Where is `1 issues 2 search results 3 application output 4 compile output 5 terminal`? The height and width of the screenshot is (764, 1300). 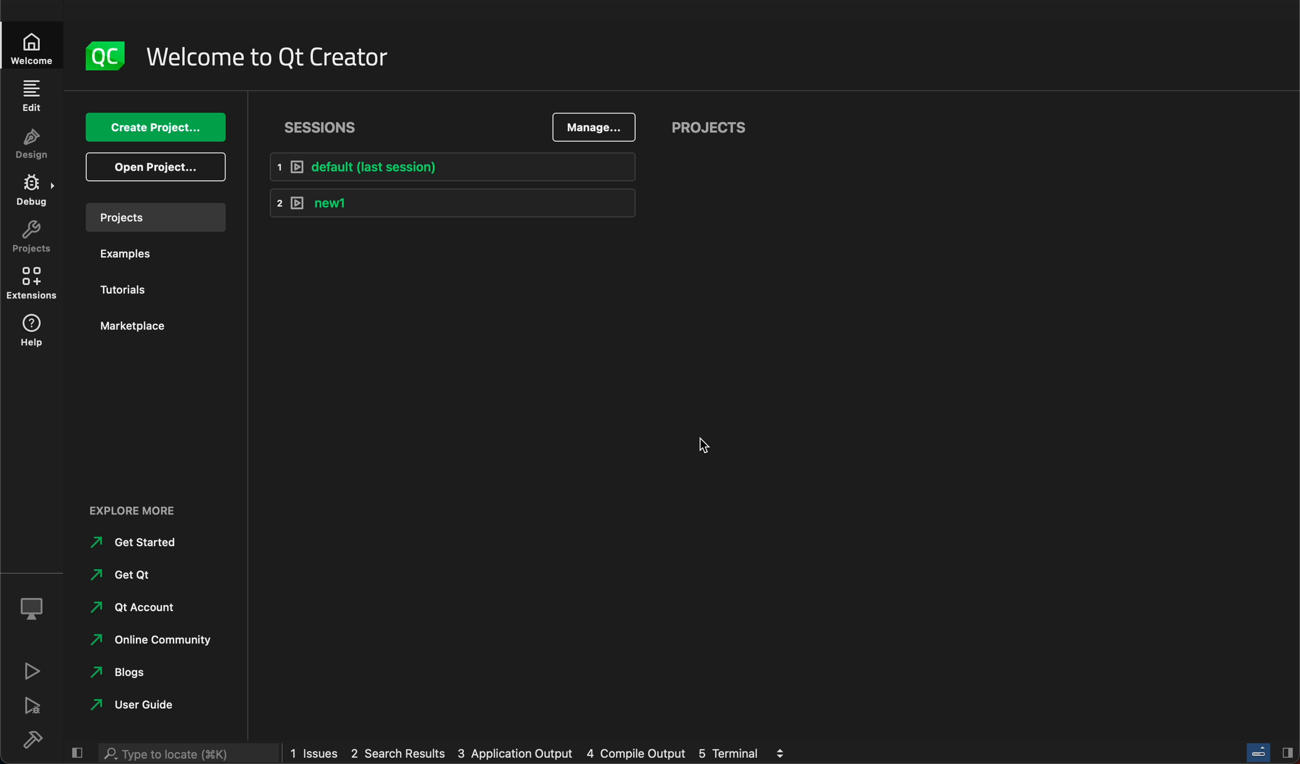
1 issues 2 search results 3 application output 4 compile output 5 terminal is located at coordinates (527, 753).